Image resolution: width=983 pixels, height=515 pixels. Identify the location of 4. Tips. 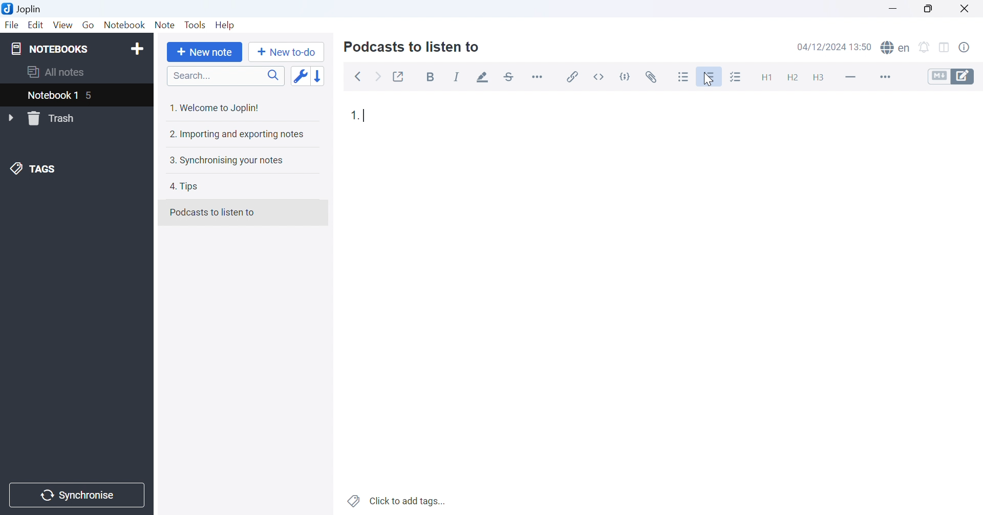
(188, 187).